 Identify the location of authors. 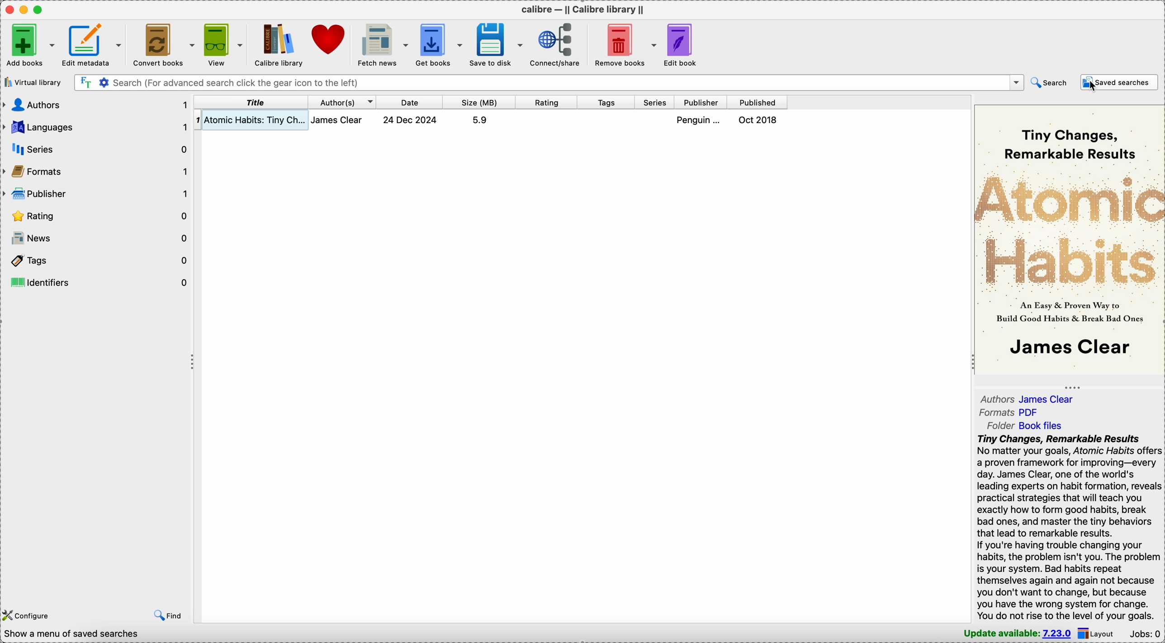
(342, 102).